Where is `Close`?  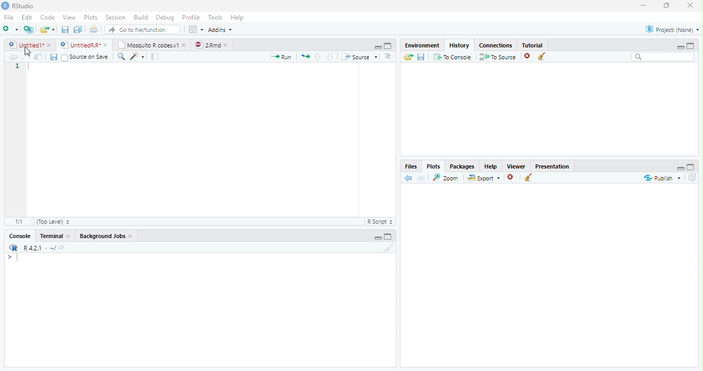 Close is located at coordinates (691, 6).